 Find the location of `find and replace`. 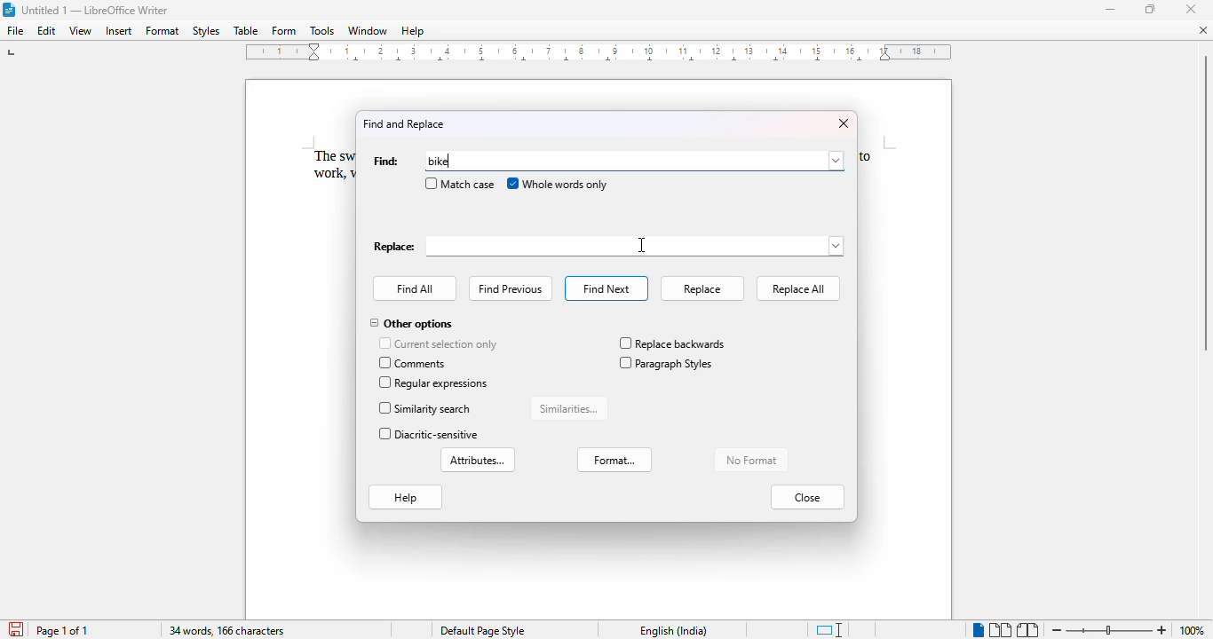

find and replace is located at coordinates (403, 123).